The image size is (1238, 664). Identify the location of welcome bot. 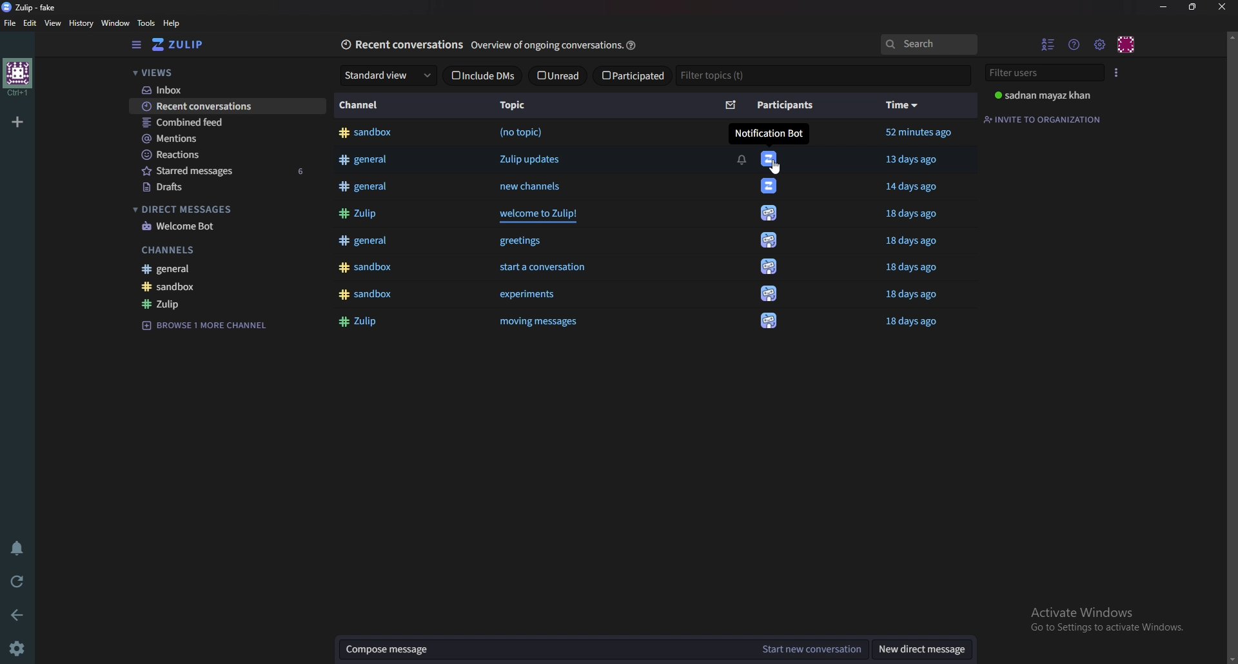
(217, 228).